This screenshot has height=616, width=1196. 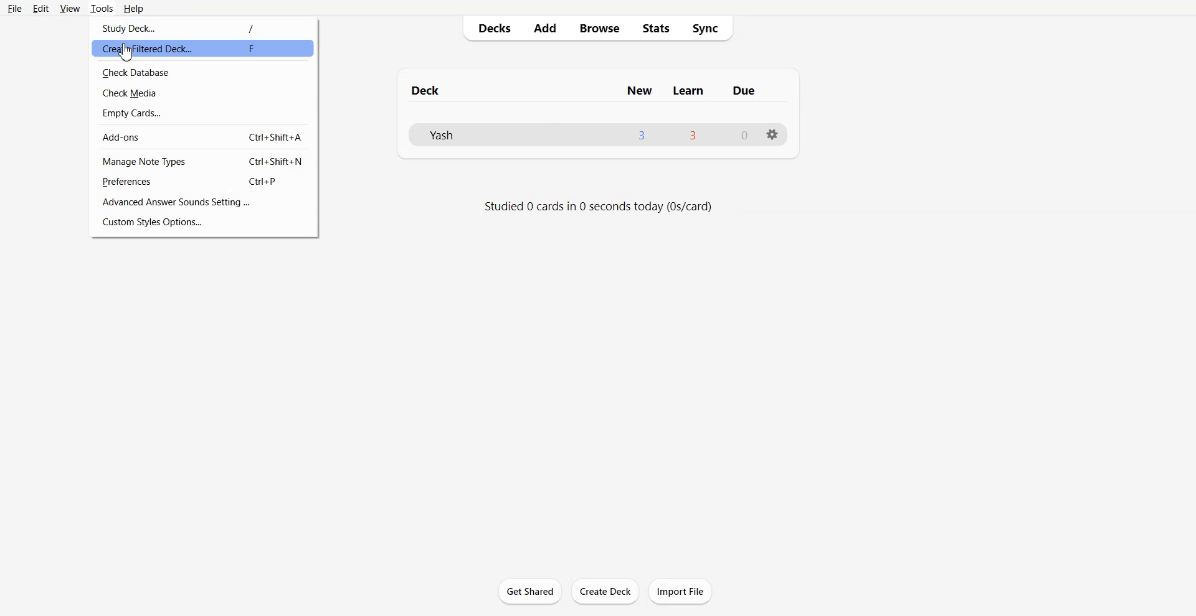 What do you see at coordinates (599, 29) in the screenshot?
I see `Browse` at bounding box center [599, 29].